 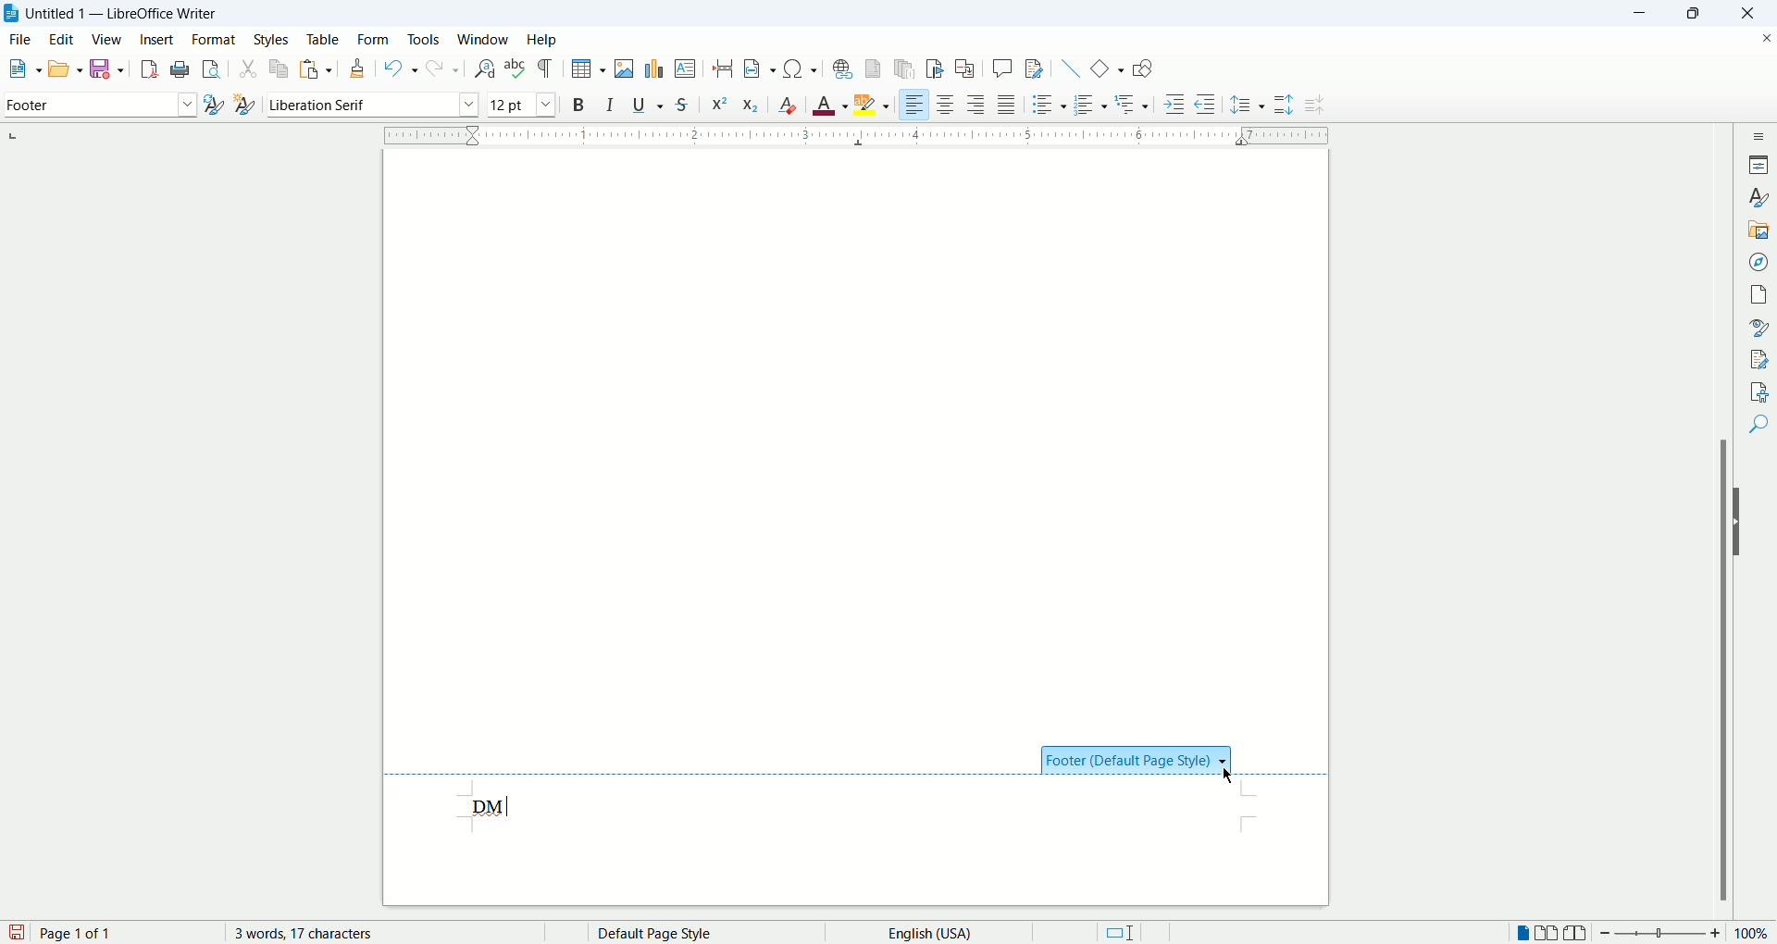 What do you see at coordinates (1140, 767) in the screenshot?
I see `footer section` at bounding box center [1140, 767].